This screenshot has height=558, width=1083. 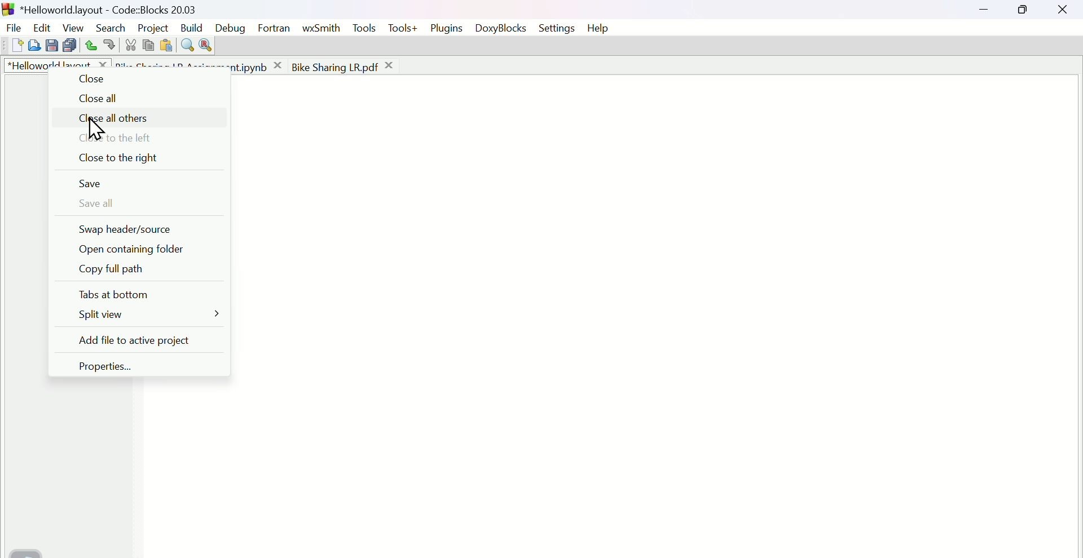 What do you see at coordinates (111, 139) in the screenshot?
I see `Close to the left` at bounding box center [111, 139].